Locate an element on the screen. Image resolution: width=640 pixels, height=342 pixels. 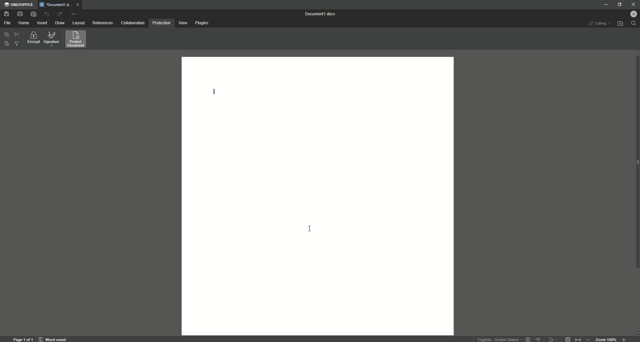
scroll down is located at coordinates (636, 333).